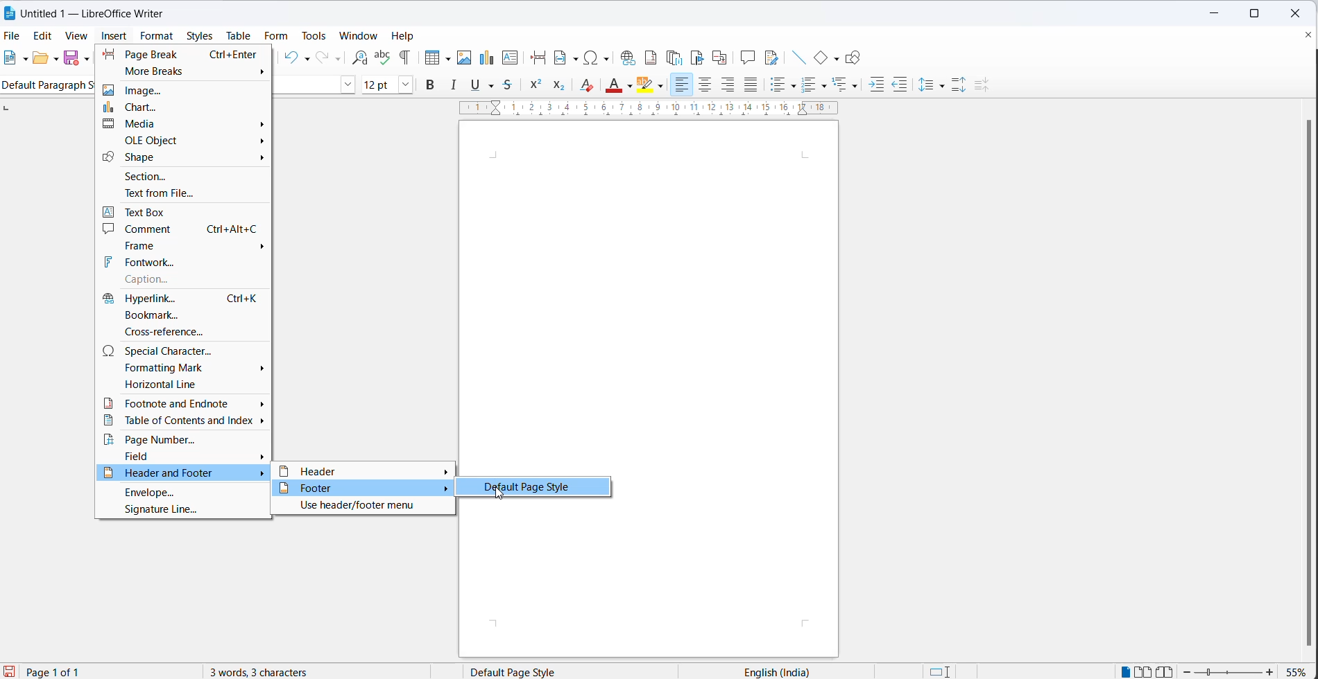 This screenshot has width=1318, height=679. Describe the element at coordinates (1215, 14) in the screenshot. I see `minimize` at that location.